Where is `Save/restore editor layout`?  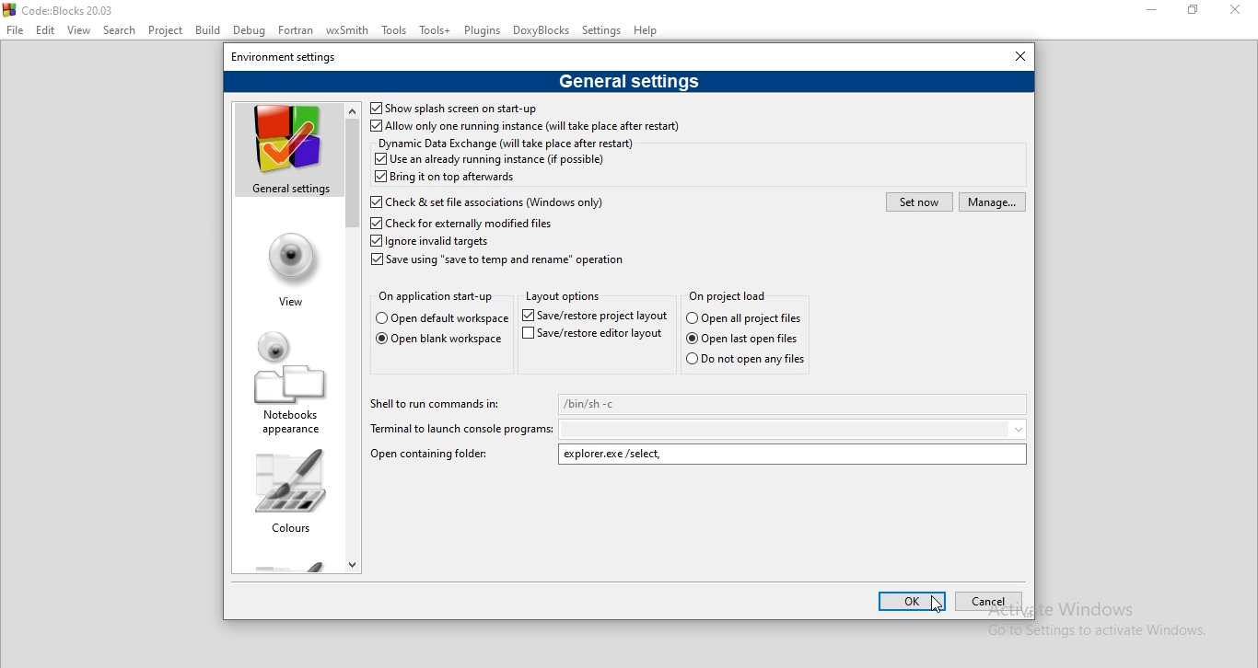 Save/restore editor layout is located at coordinates (593, 315).